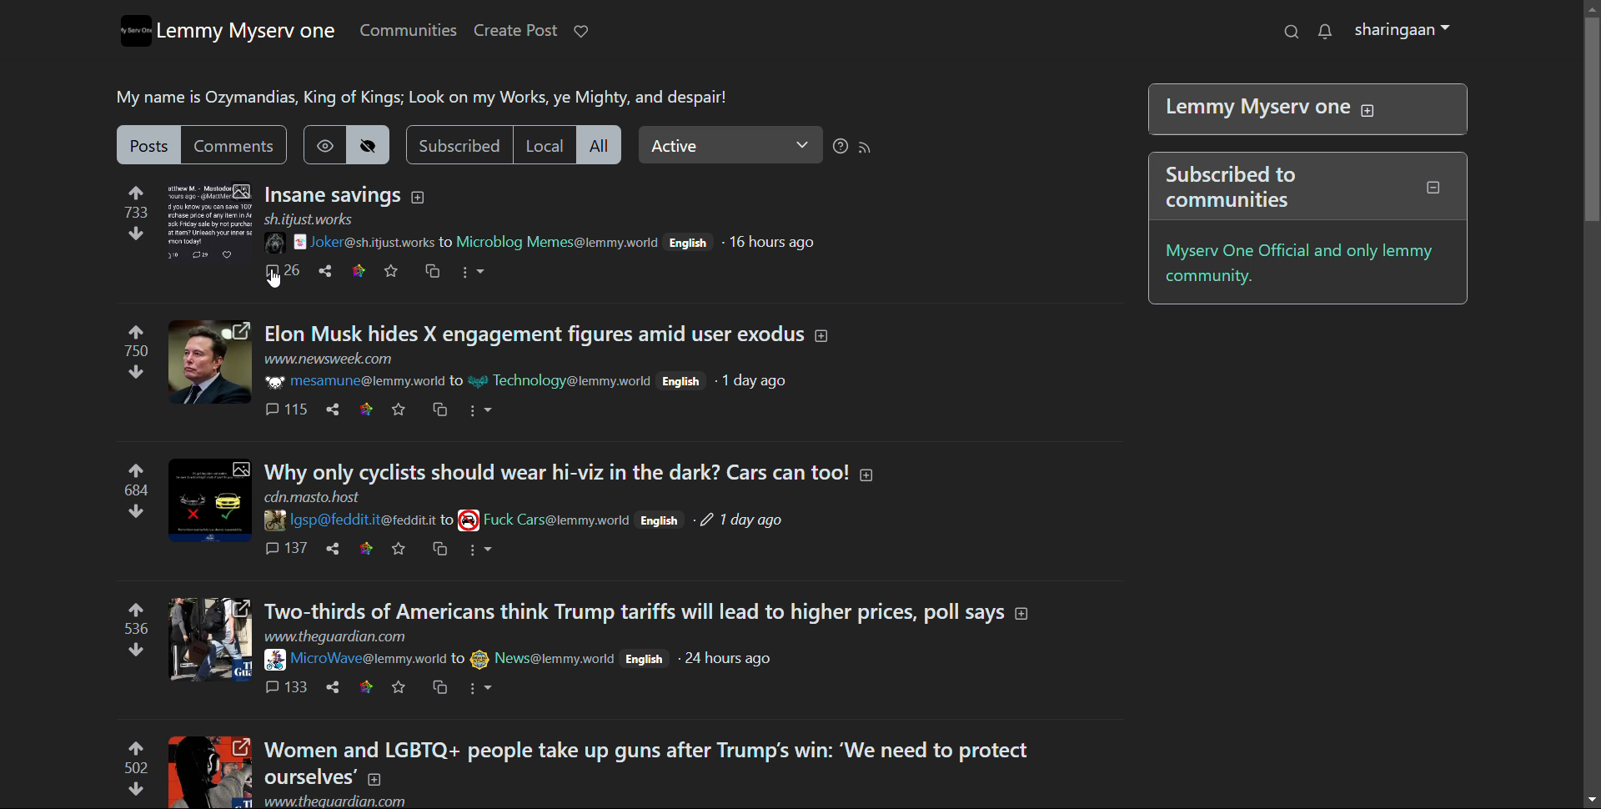 The width and height of the screenshot is (1601, 809). Describe the element at coordinates (474, 273) in the screenshot. I see `options` at that location.